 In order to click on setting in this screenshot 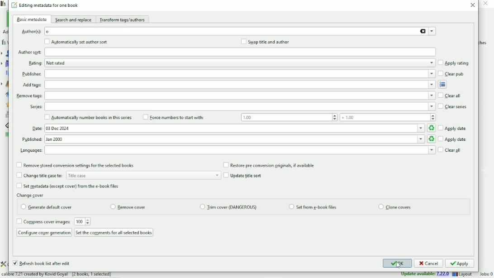, I will do `click(3, 265)`.